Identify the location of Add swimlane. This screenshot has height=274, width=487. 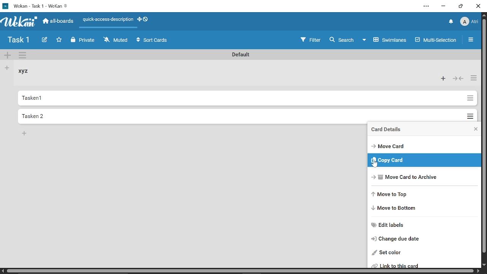
(8, 56).